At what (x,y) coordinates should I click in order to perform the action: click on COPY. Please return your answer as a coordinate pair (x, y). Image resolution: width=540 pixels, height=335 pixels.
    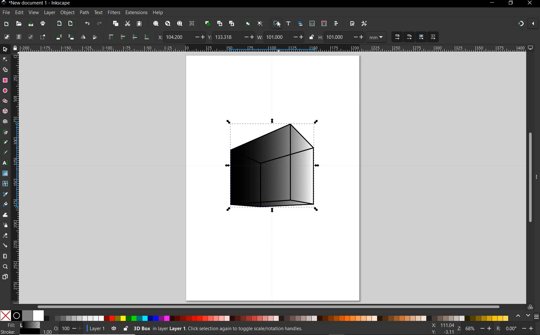
    Looking at the image, I should click on (116, 24).